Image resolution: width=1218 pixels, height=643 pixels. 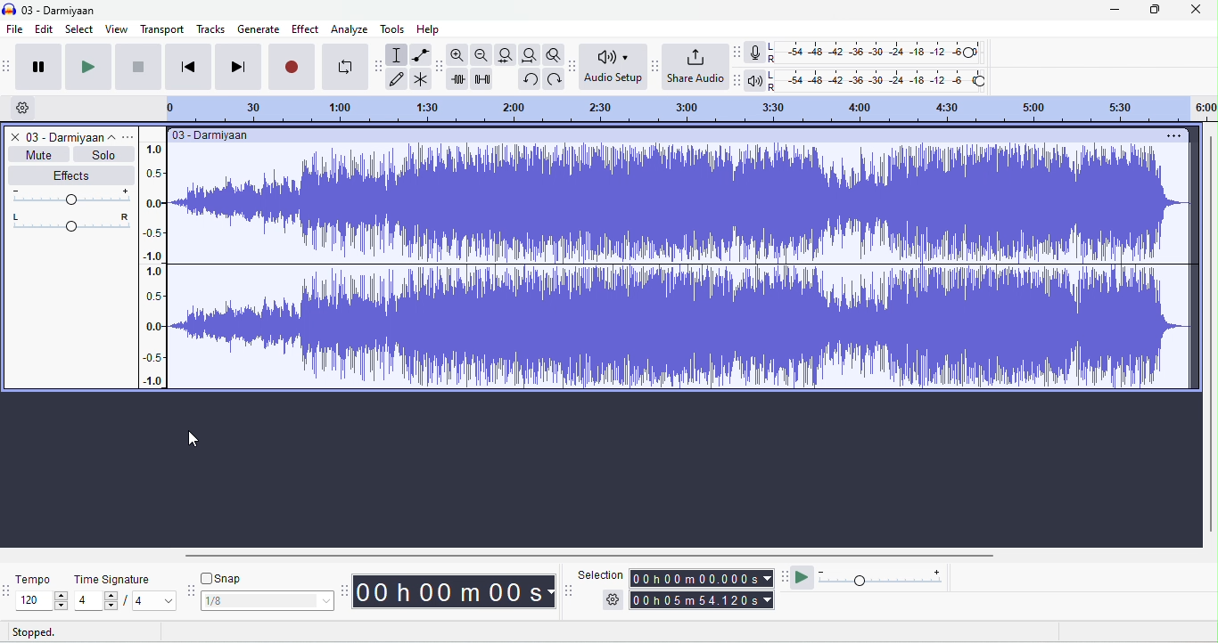 What do you see at coordinates (38, 67) in the screenshot?
I see `pause` at bounding box center [38, 67].